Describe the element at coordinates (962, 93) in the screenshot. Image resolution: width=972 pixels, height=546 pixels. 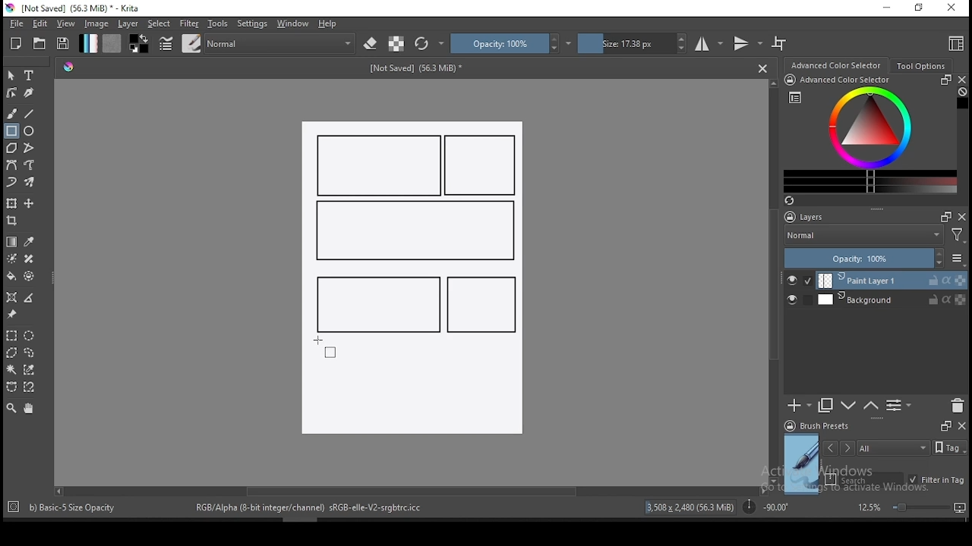
I see `Clear` at that location.